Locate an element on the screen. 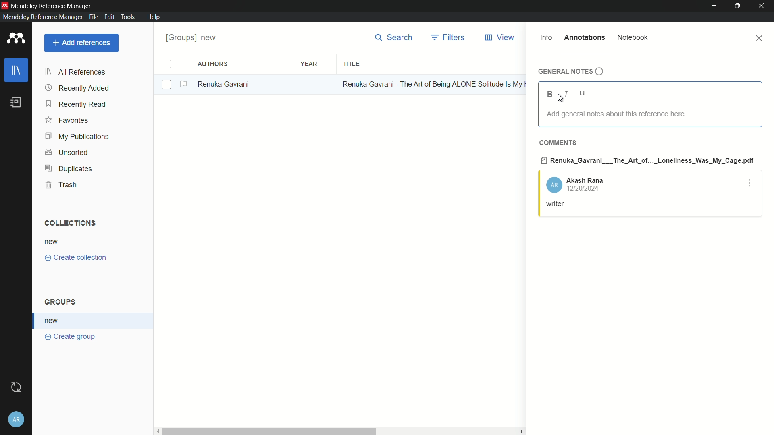 The height and width of the screenshot is (435, 774). duplicates is located at coordinates (68, 169).